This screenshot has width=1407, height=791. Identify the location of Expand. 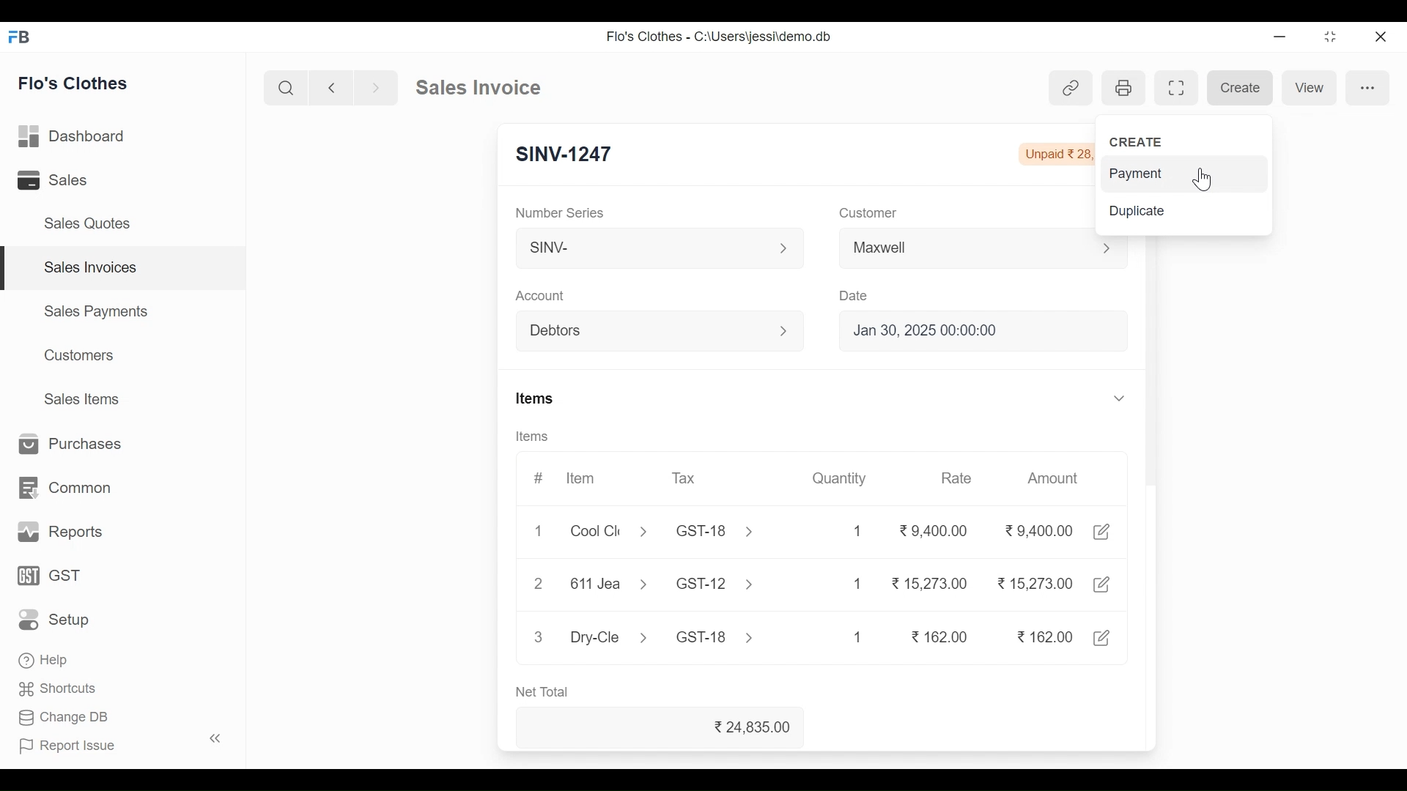
(1120, 398).